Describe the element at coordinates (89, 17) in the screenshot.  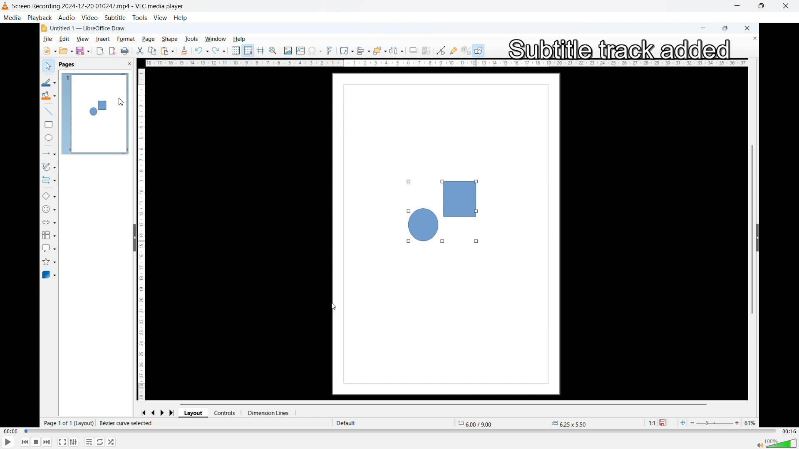
I see `Video ` at that location.